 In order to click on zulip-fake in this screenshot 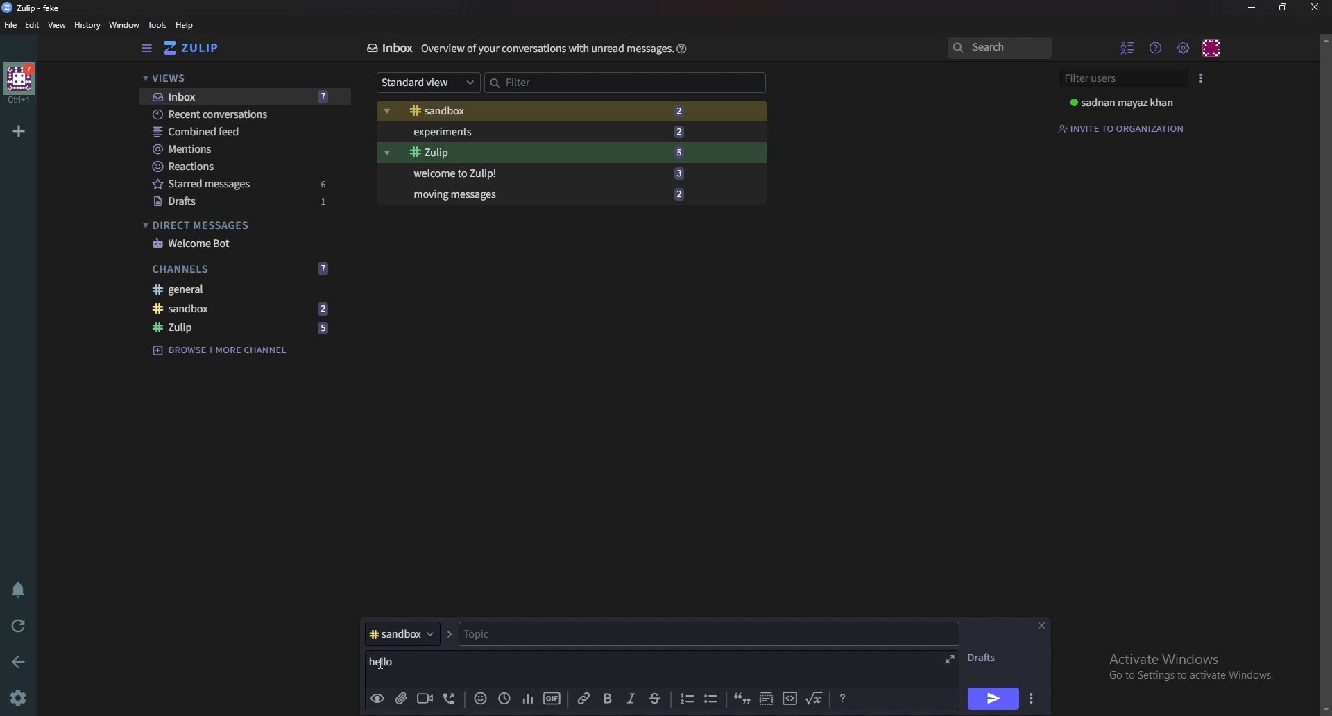, I will do `click(33, 8)`.